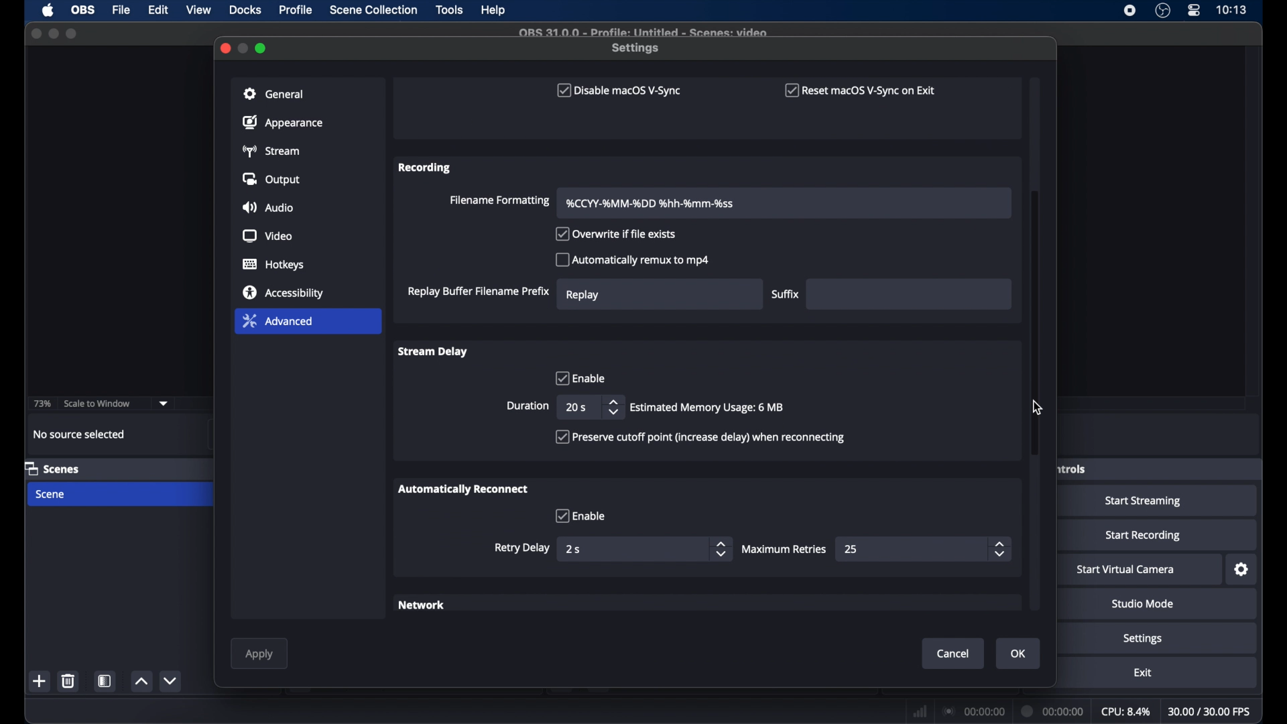 The height and width of the screenshot is (724, 1287). I want to click on retry delay, so click(522, 548).